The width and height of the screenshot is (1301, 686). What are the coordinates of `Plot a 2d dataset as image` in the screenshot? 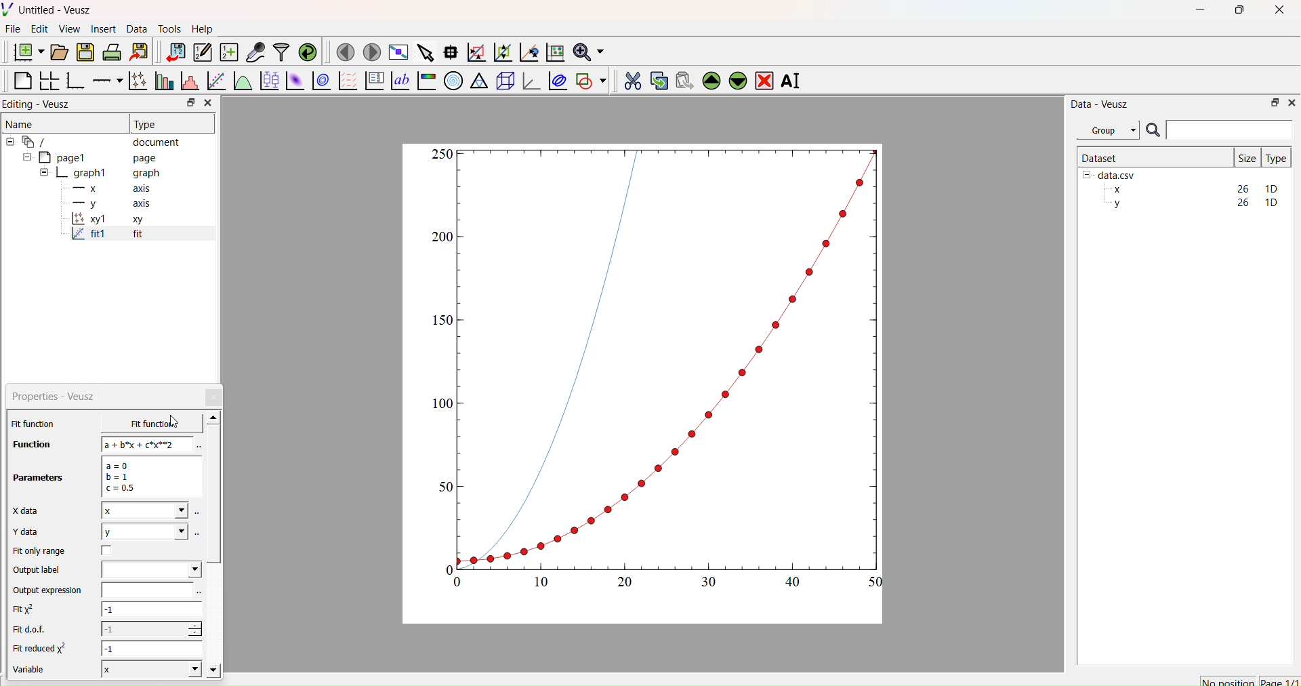 It's located at (294, 81).